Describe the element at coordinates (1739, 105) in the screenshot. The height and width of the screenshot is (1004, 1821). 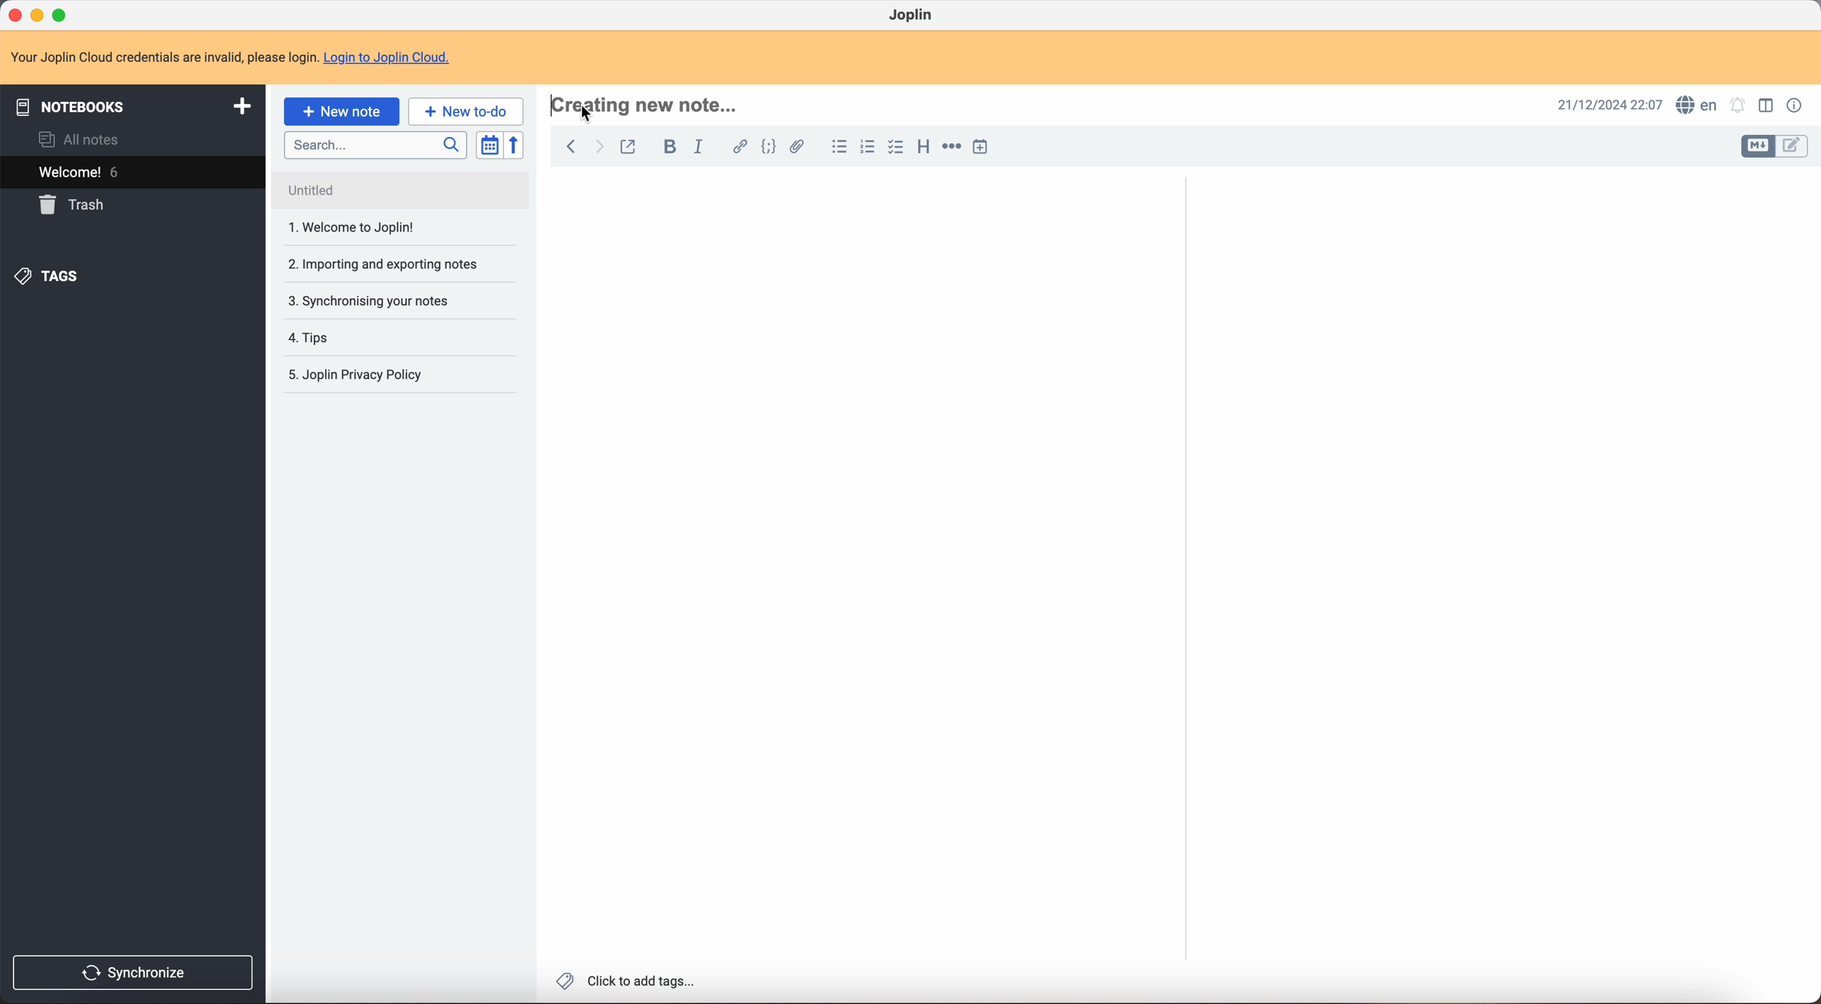
I see `set alarm` at that location.